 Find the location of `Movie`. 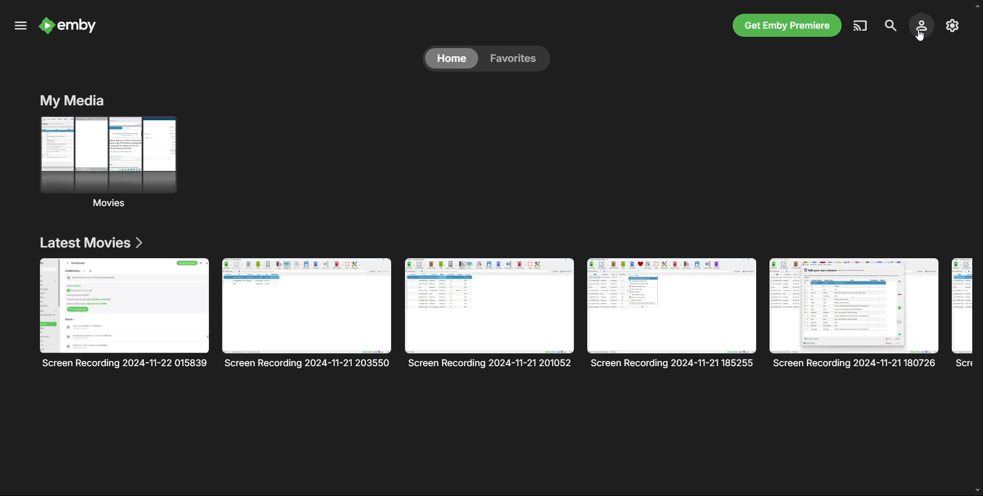

Movie is located at coordinates (307, 313).